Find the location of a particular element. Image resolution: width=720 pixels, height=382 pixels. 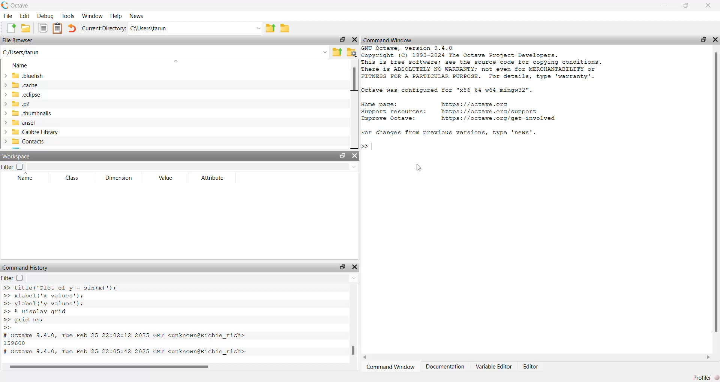

Current directory is located at coordinates (105, 28).